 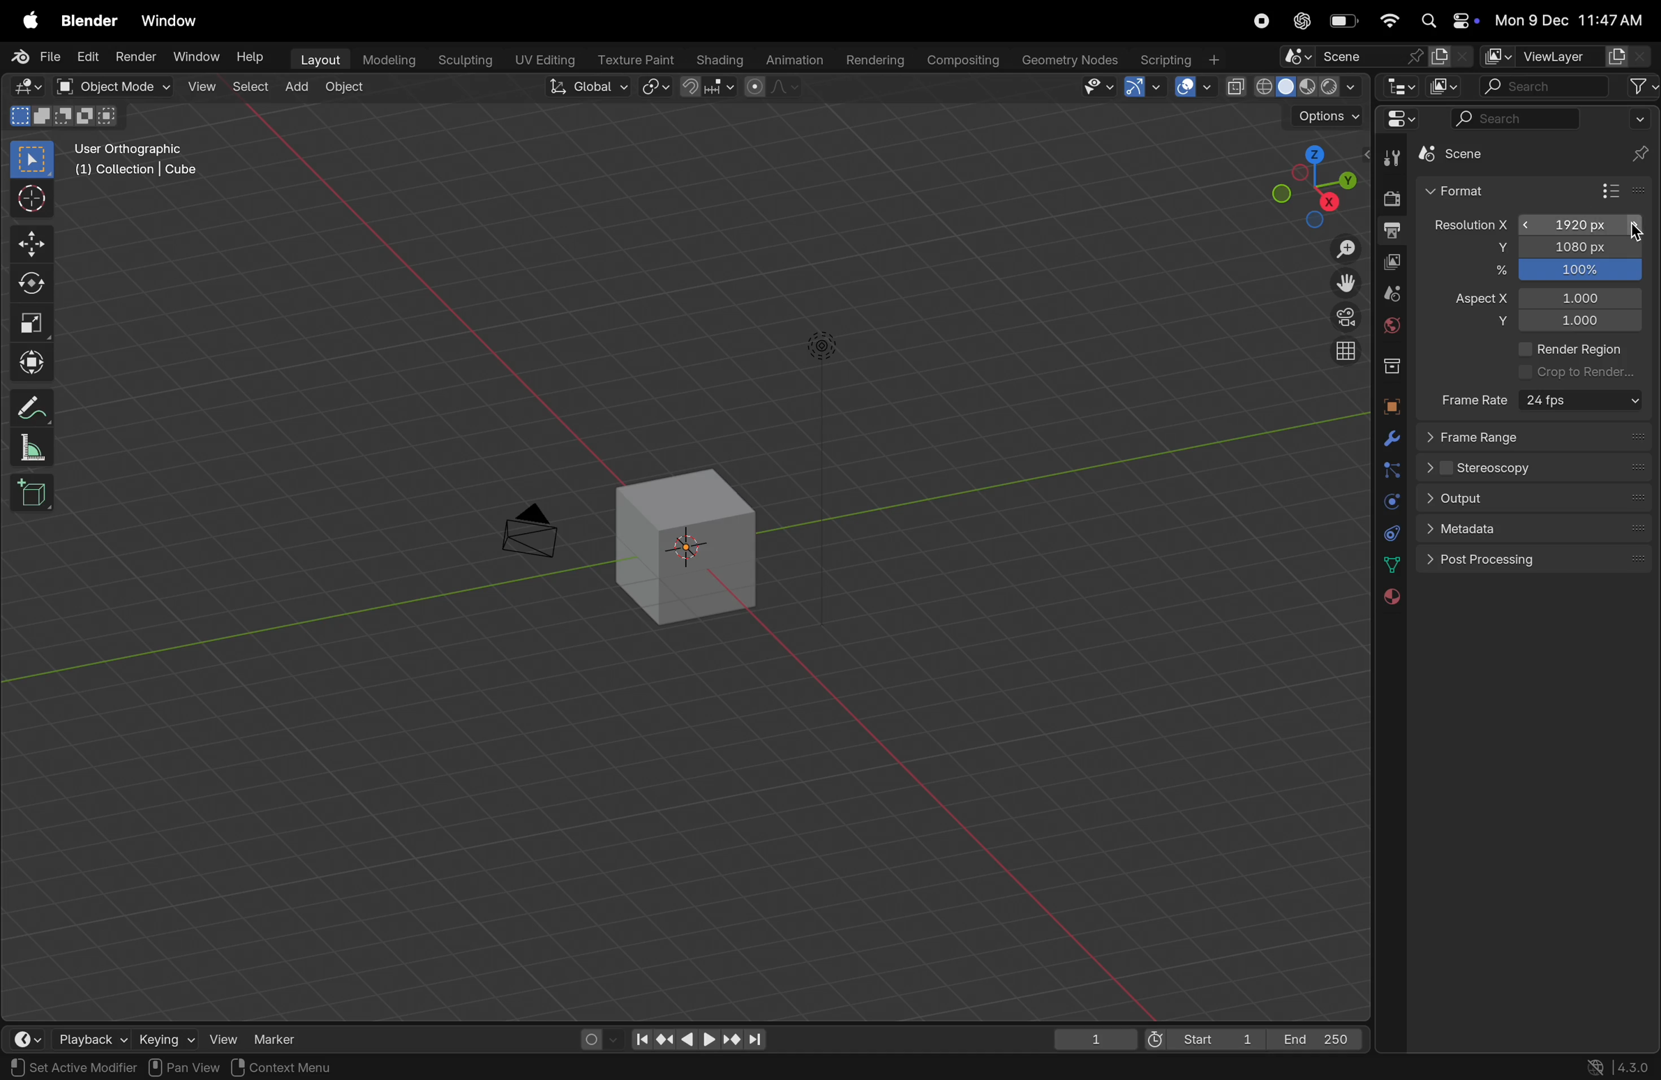 What do you see at coordinates (1396, 121) in the screenshot?
I see `editor type` at bounding box center [1396, 121].